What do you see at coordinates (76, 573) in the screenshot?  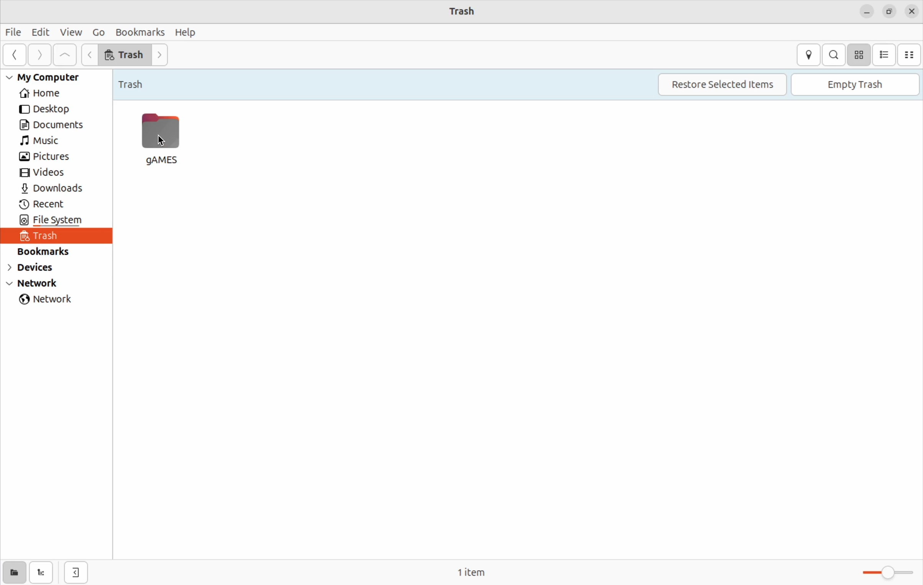 I see `hid side bar` at bounding box center [76, 573].